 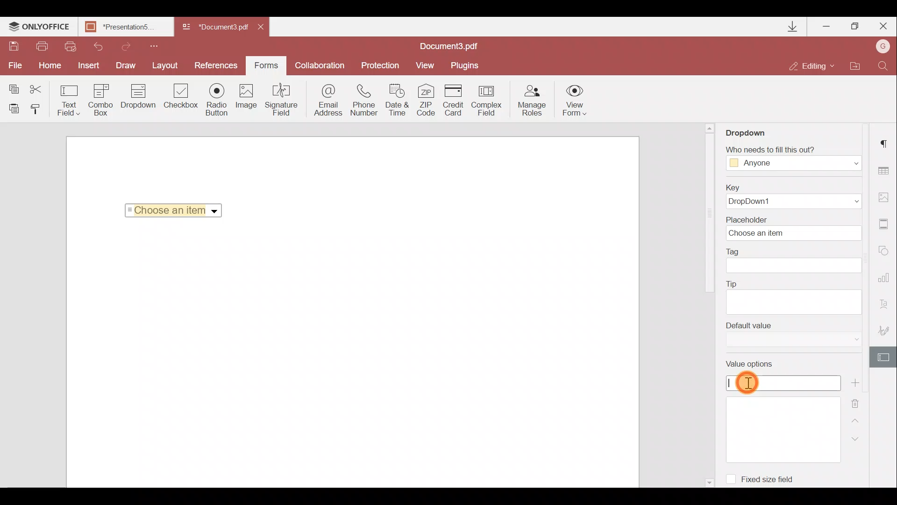 What do you see at coordinates (797, 228) in the screenshot?
I see `Placeholder` at bounding box center [797, 228].